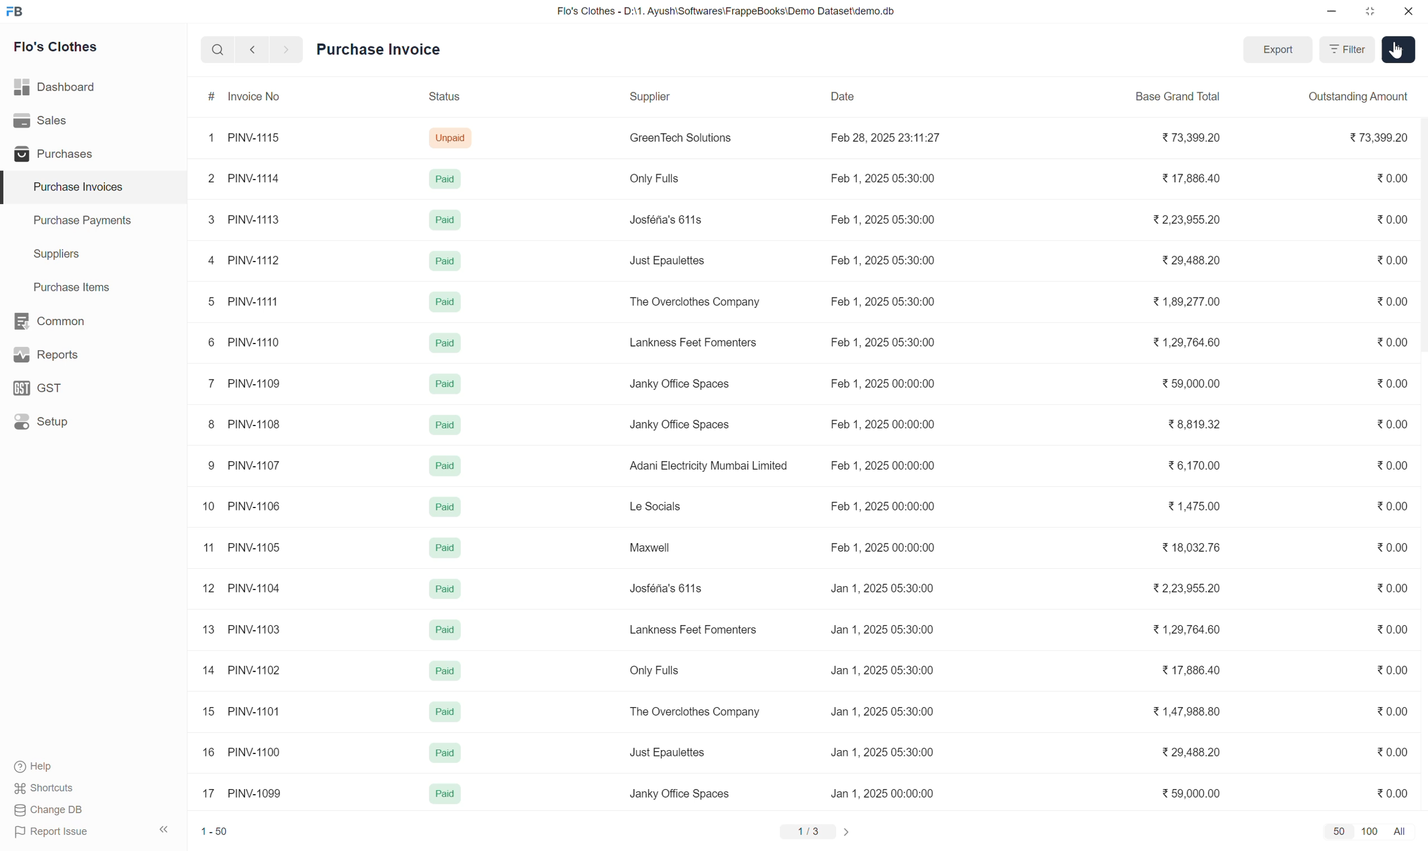  Describe the element at coordinates (805, 832) in the screenshot. I see `1/3` at that location.